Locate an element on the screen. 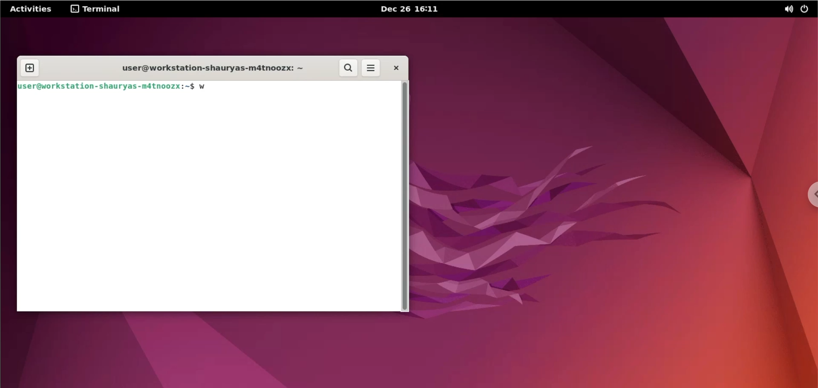 This screenshot has height=388, width=818. power options is located at coordinates (808, 9).